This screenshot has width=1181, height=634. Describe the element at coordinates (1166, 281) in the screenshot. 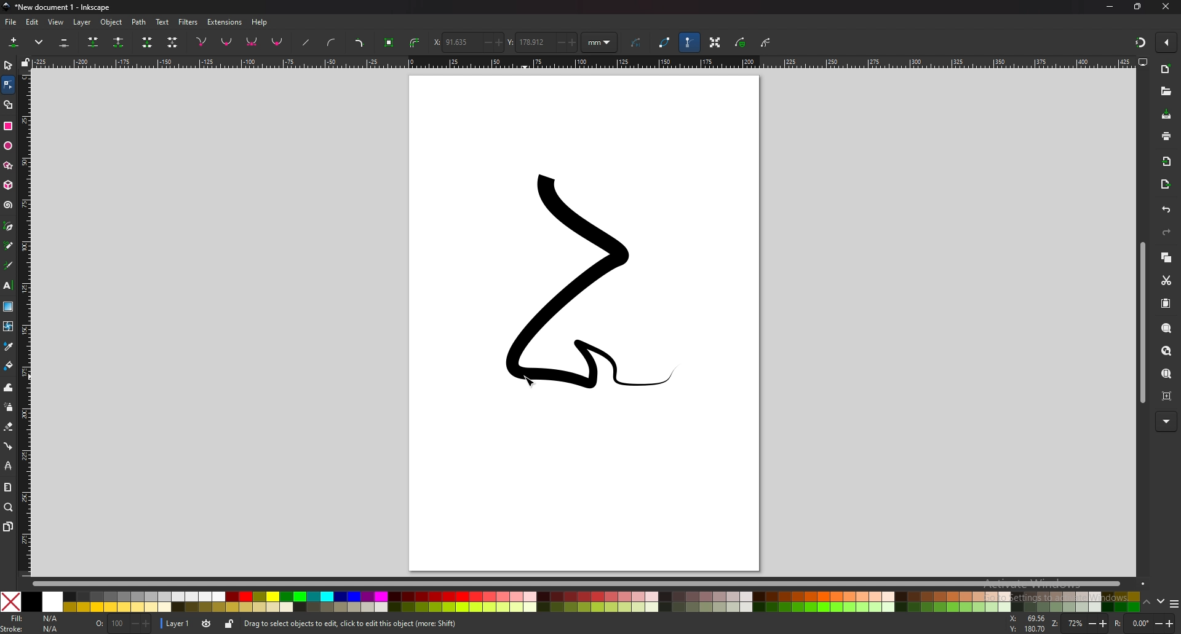

I see `cut` at that location.